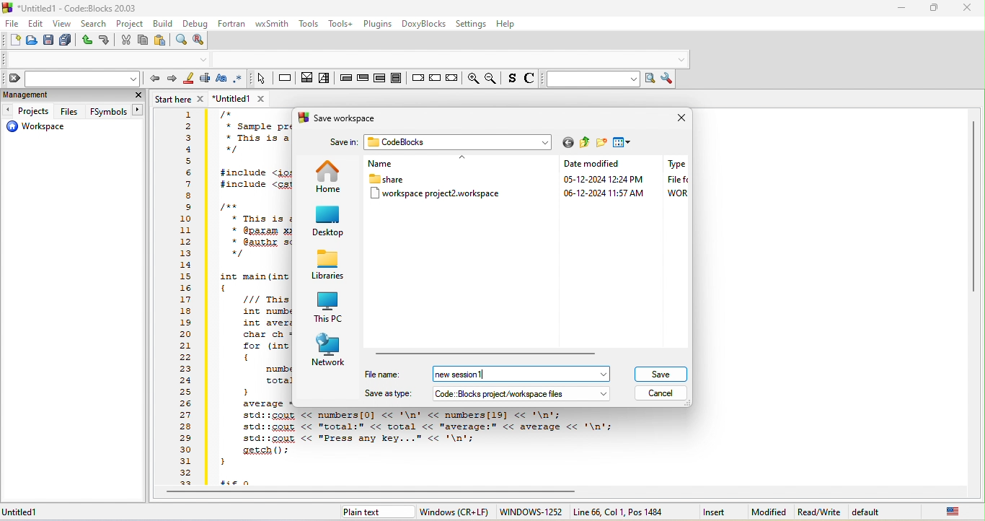 This screenshot has height=521, width=985. What do you see at coordinates (401, 162) in the screenshot?
I see `name` at bounding box center [401, 162].